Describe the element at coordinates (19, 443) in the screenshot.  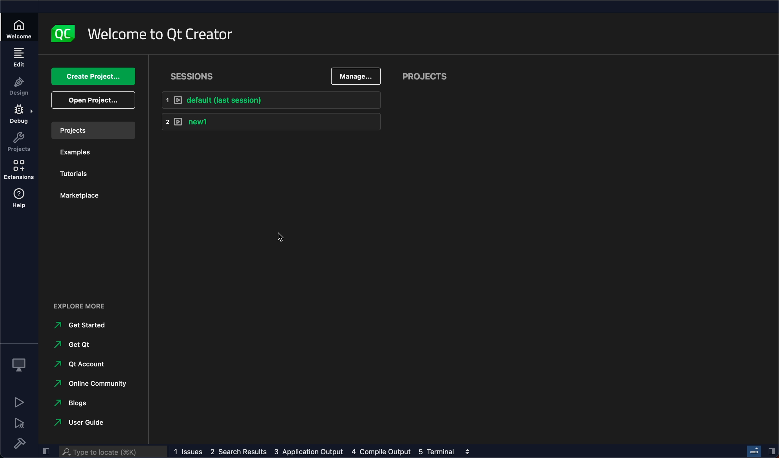
I see `build` at that location.